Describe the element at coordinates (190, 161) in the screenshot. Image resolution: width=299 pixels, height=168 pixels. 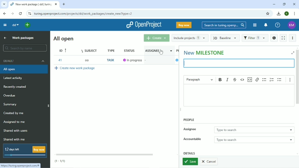
I see `Save` at that location.